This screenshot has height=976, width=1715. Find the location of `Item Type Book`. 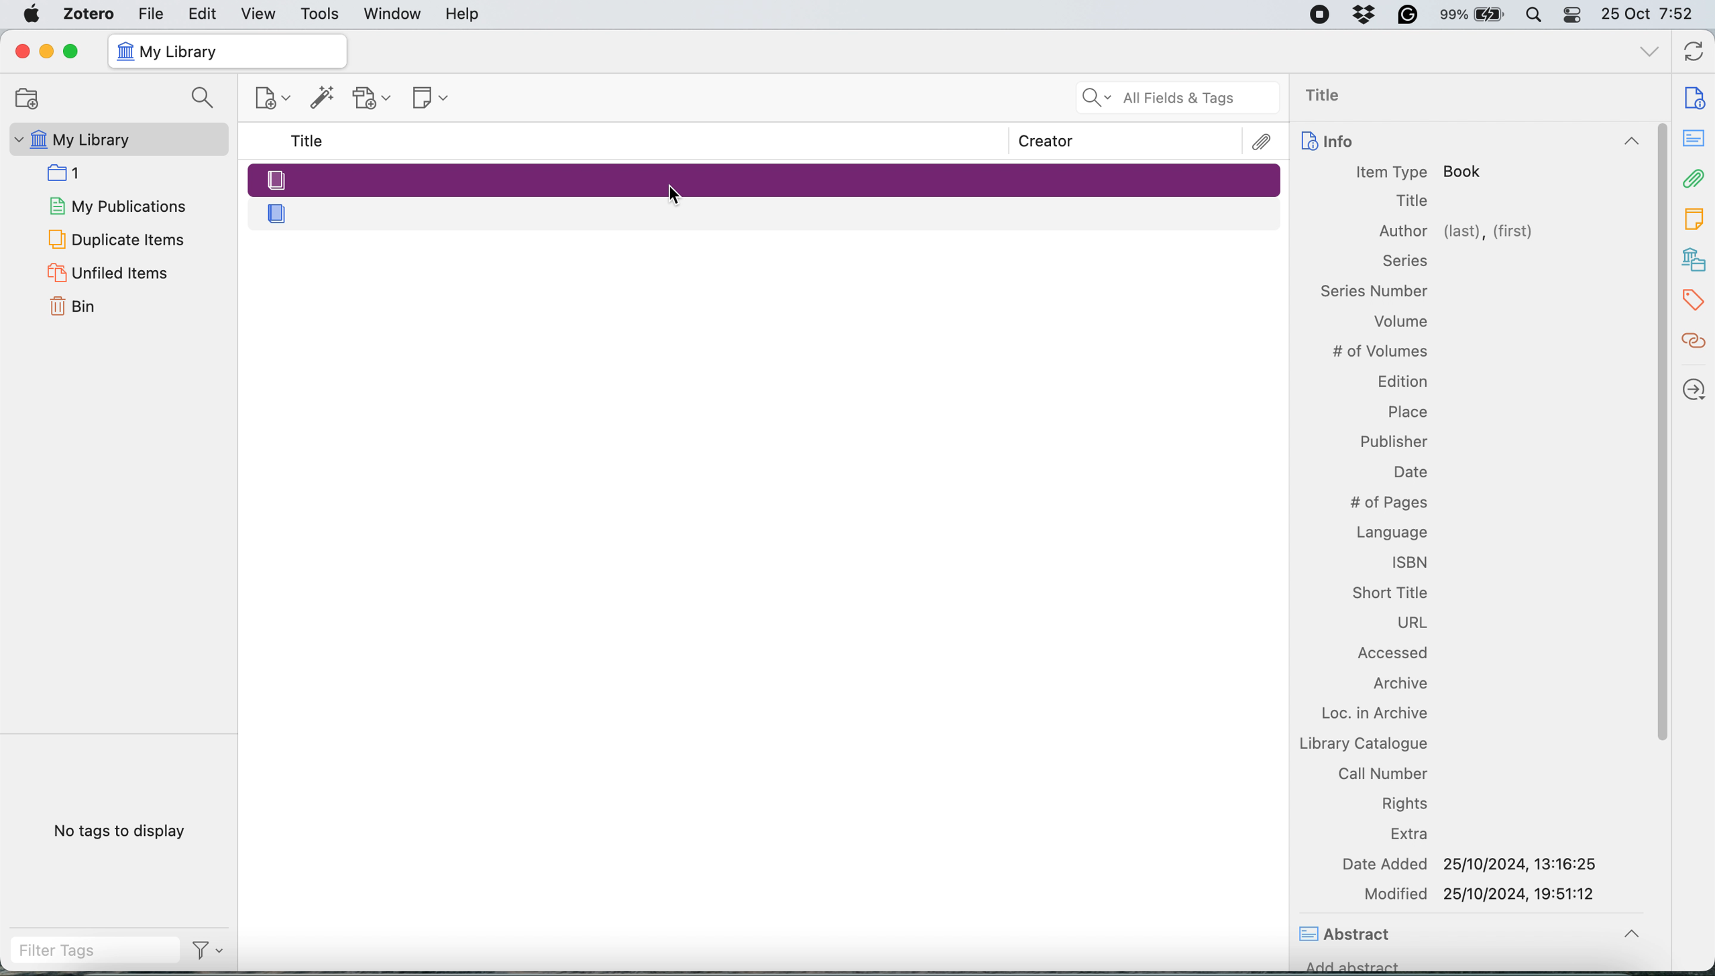

Item Type Book is located at coordinates (1419, 172).